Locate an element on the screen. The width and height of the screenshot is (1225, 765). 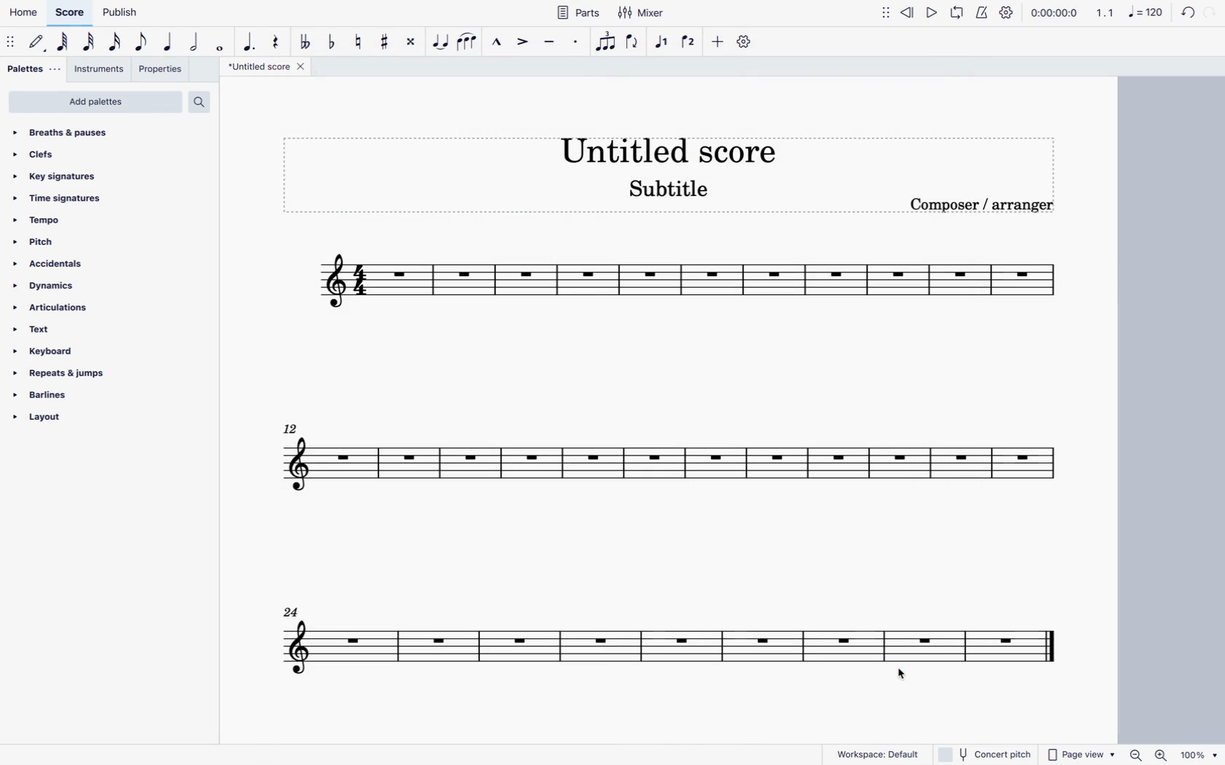
playback loop is located at coordinates (960, 15).